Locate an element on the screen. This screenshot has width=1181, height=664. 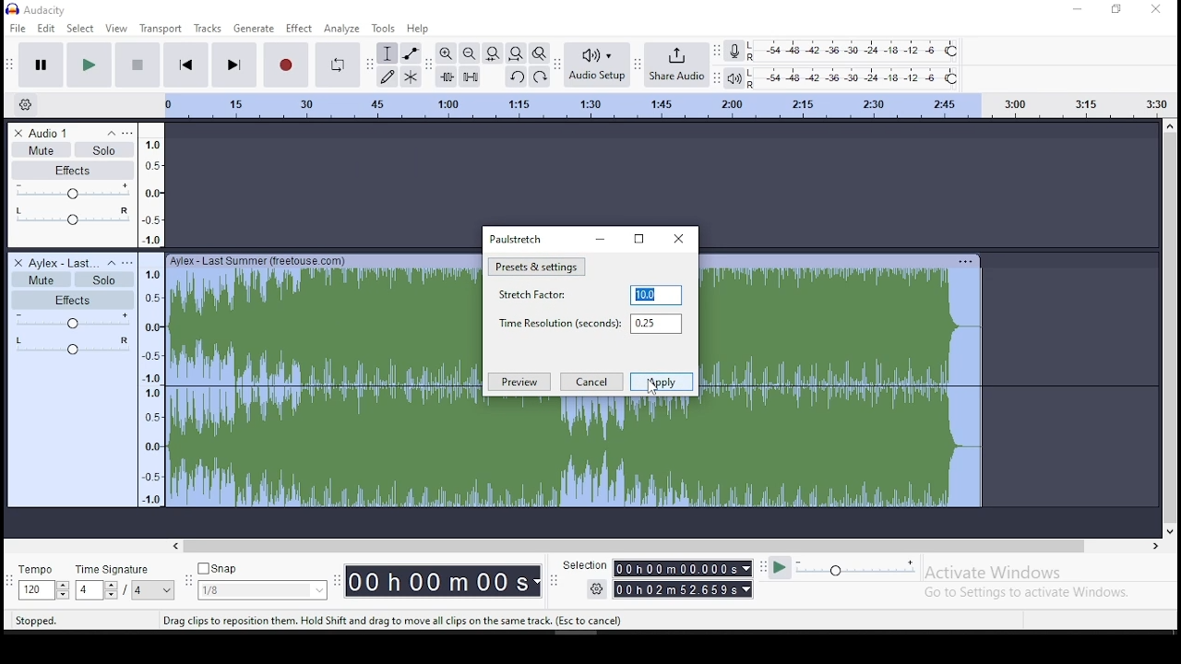
draw tool is located at coordinates (385, 76).